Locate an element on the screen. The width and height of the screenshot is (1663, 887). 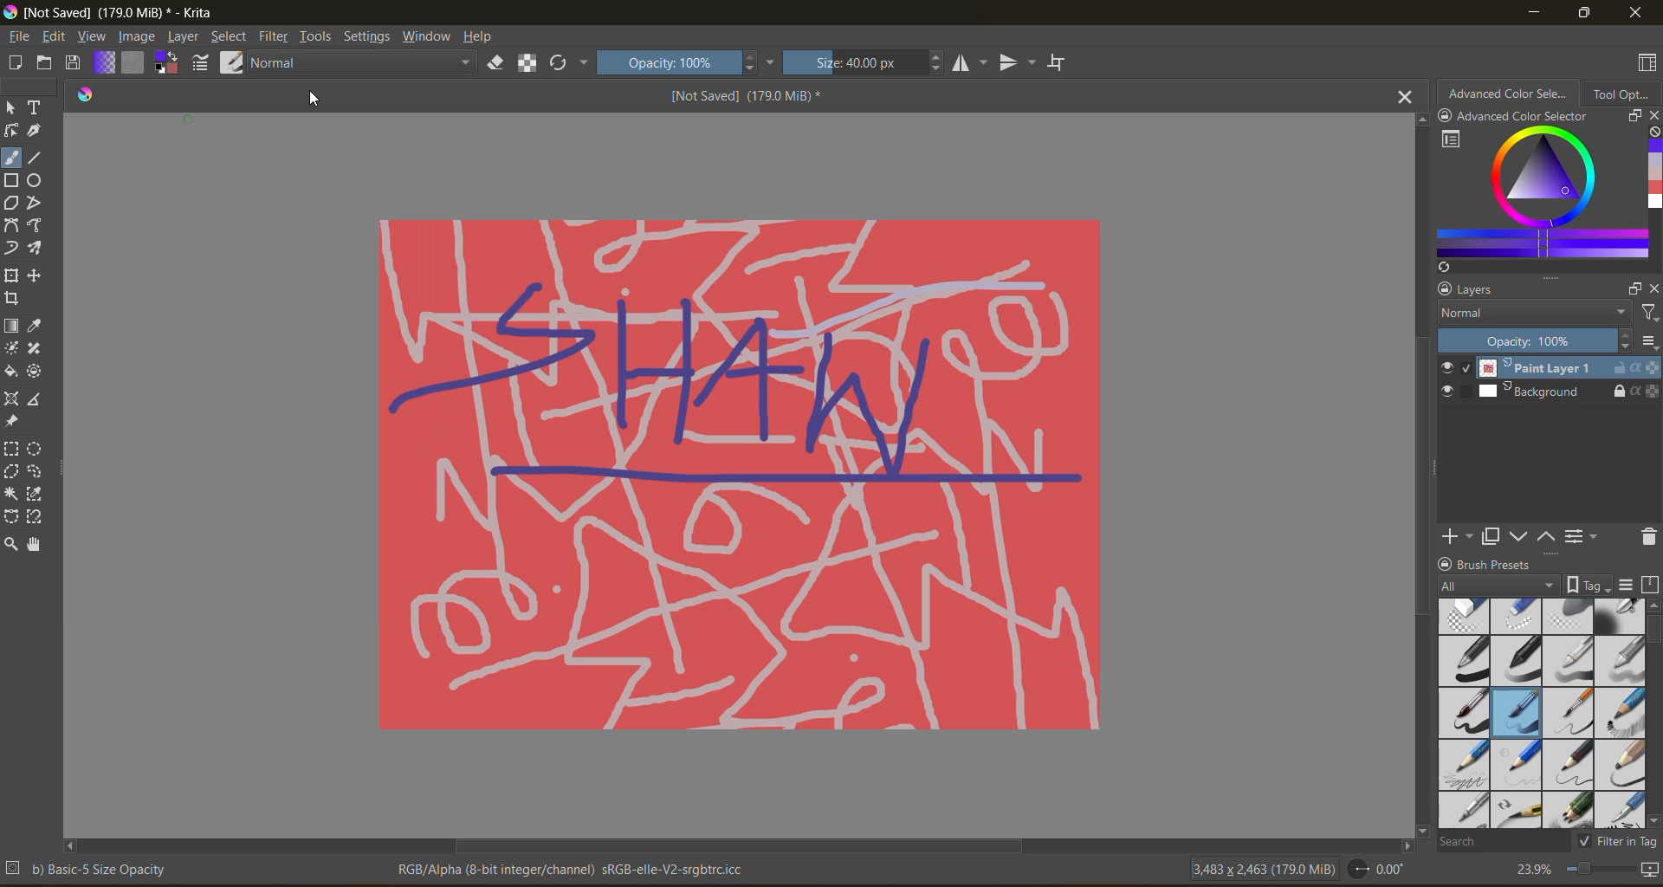
reference image tool is located at coordinates (15, 423).